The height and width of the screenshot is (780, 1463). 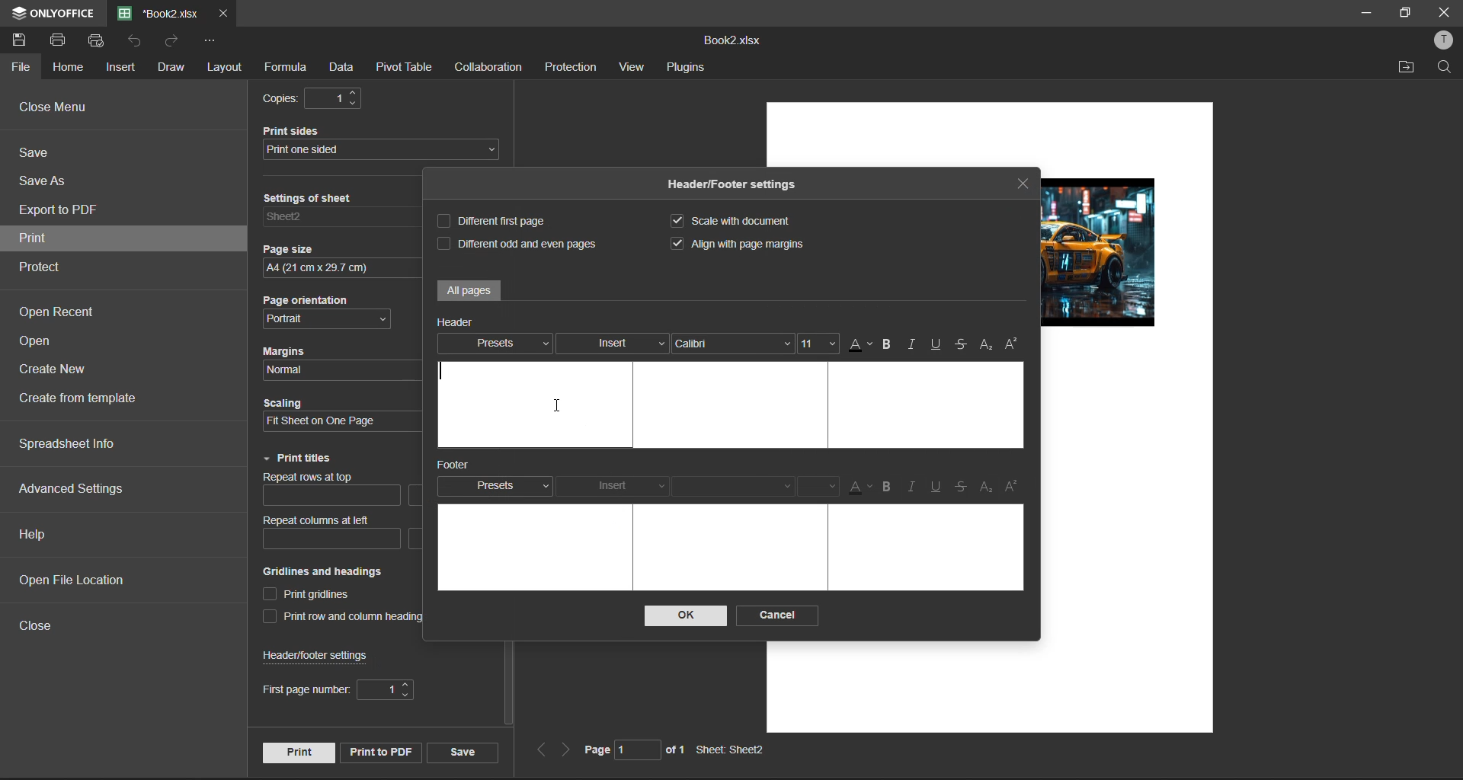 I want to click on file name, so click(x=158, y=14).